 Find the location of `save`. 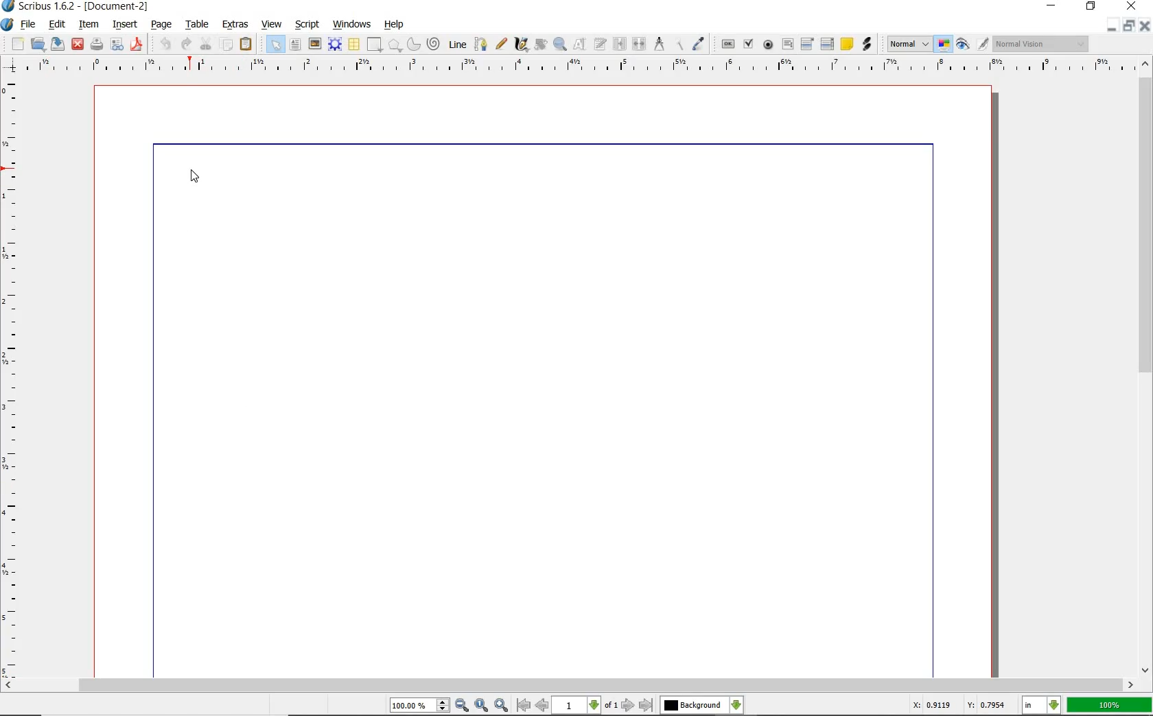

save is located at coordinates (57, 45).